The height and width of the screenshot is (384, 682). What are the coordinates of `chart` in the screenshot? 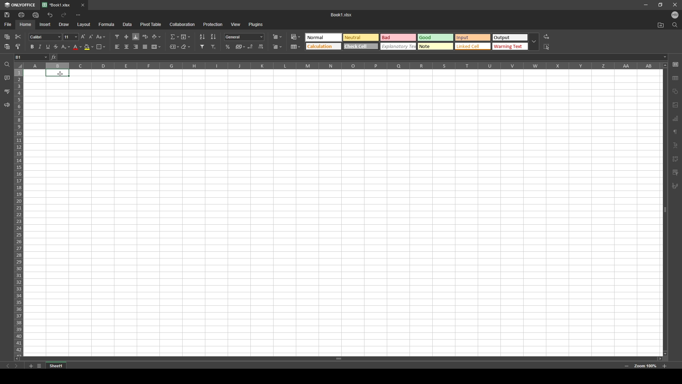 It's located at (675, 119).